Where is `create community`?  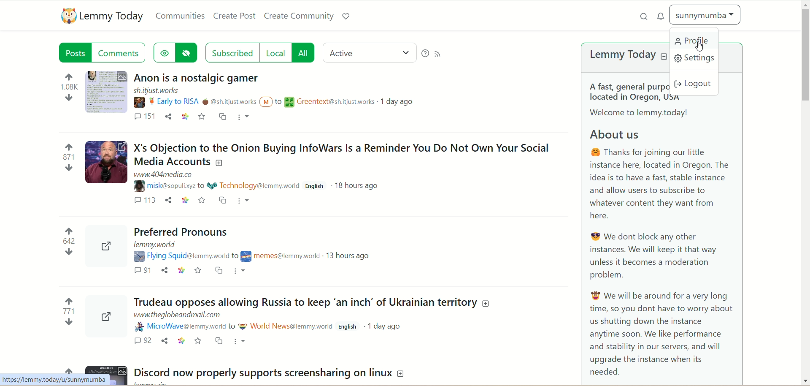 create community is located at coordinates (298, 16).